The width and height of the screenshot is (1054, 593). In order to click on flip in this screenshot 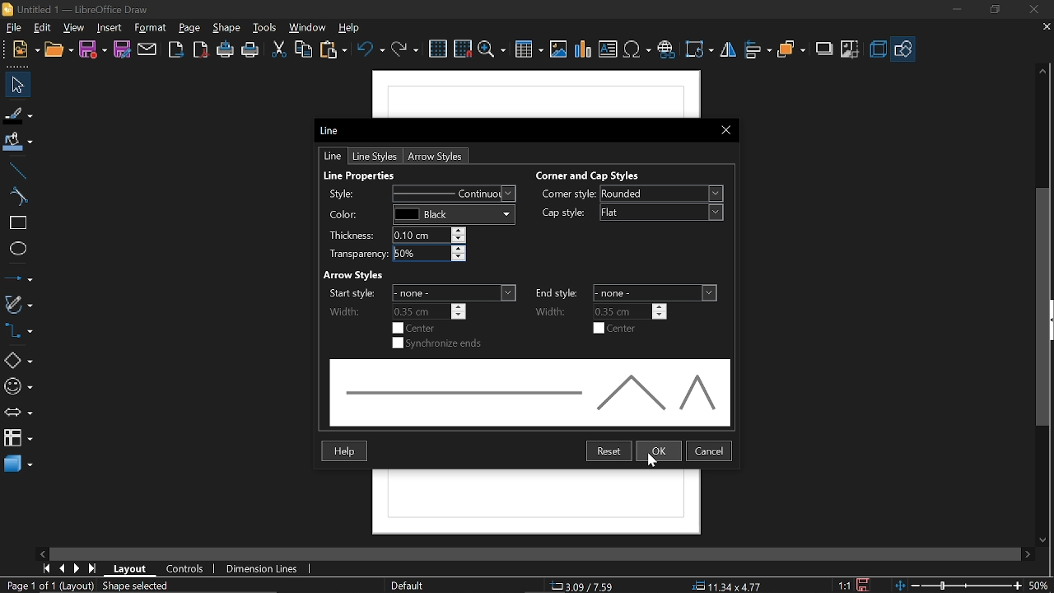, I will do `click(728, 50)`.